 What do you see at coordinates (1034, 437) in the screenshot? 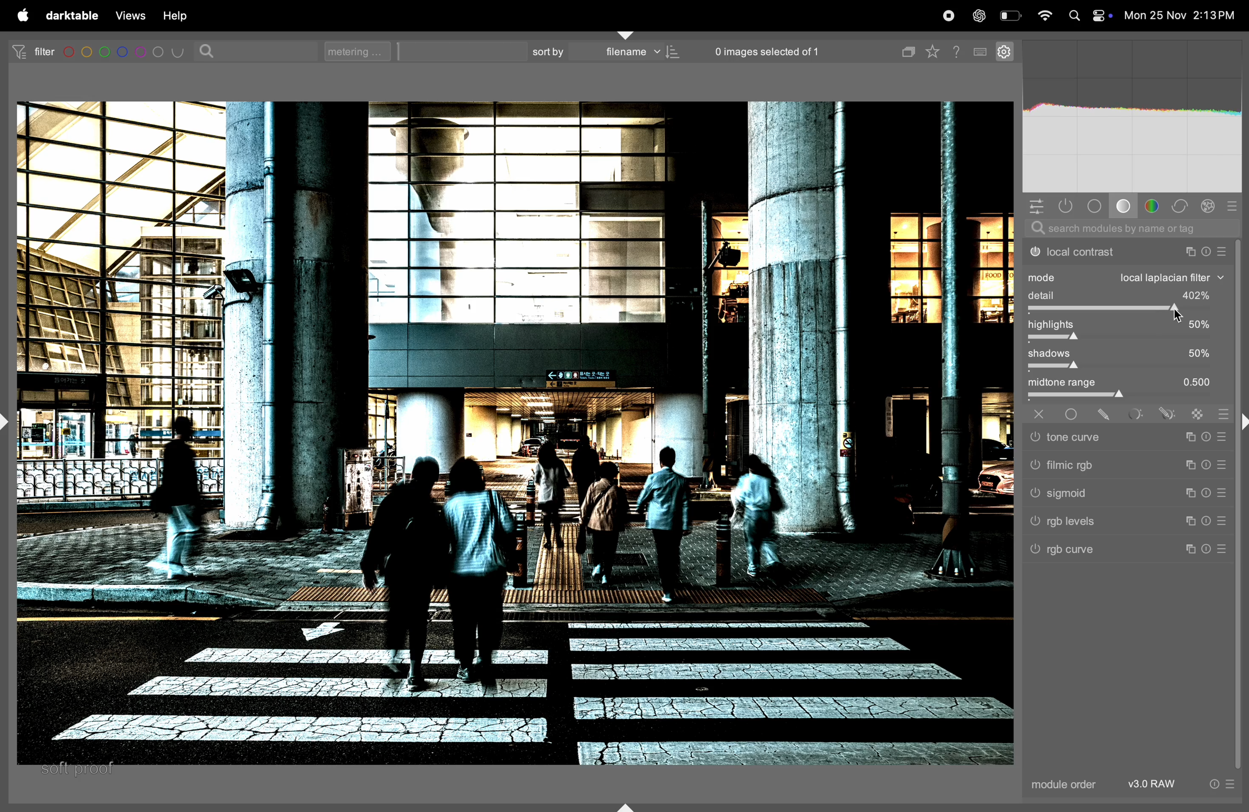
I see `tone curve switched off` at bounding box center [1034, 437].